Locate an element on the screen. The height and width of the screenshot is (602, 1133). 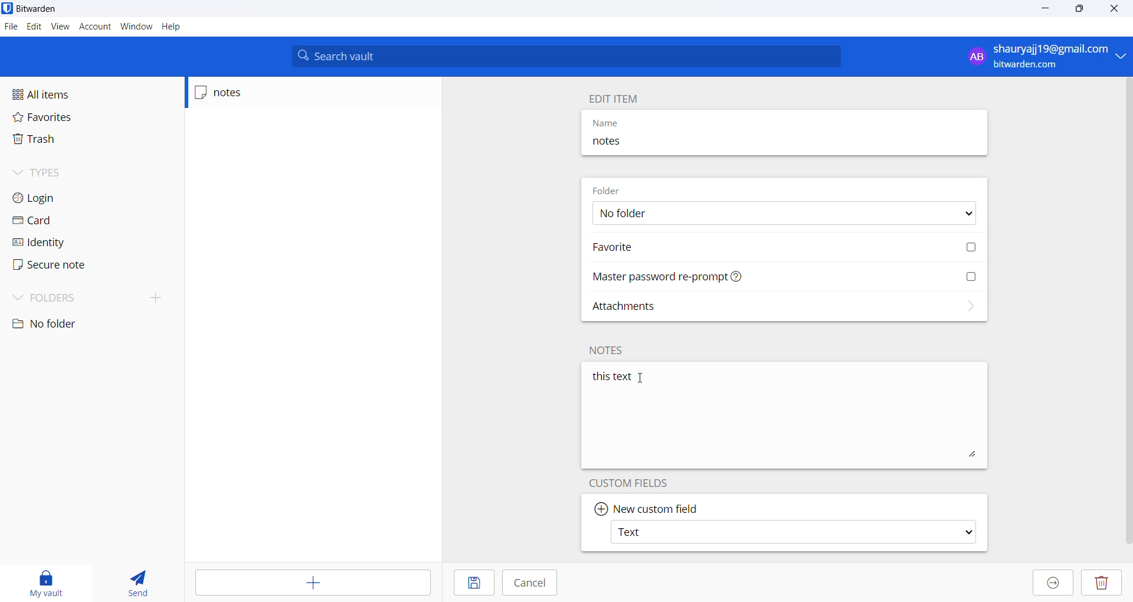
maximize is located at coordinates (1075, 9).